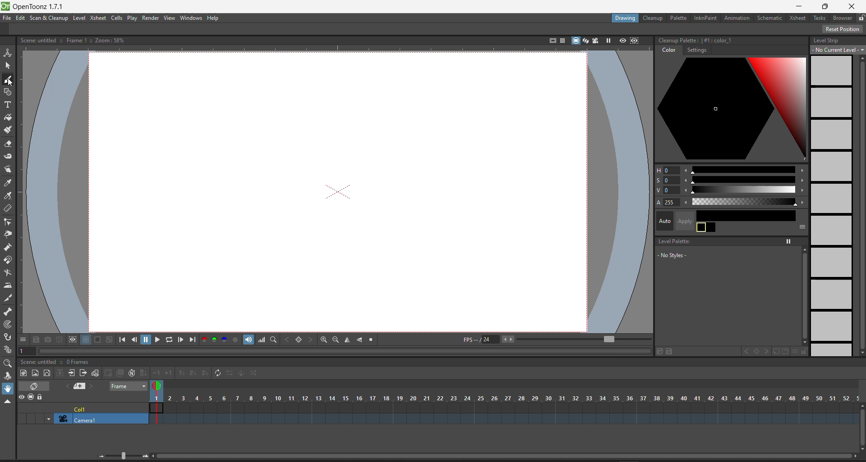 This screenshot has width=866, height=462. Describe the element at coordinates (72, 339) in the screenshot. I see `define sub camera` at that location.